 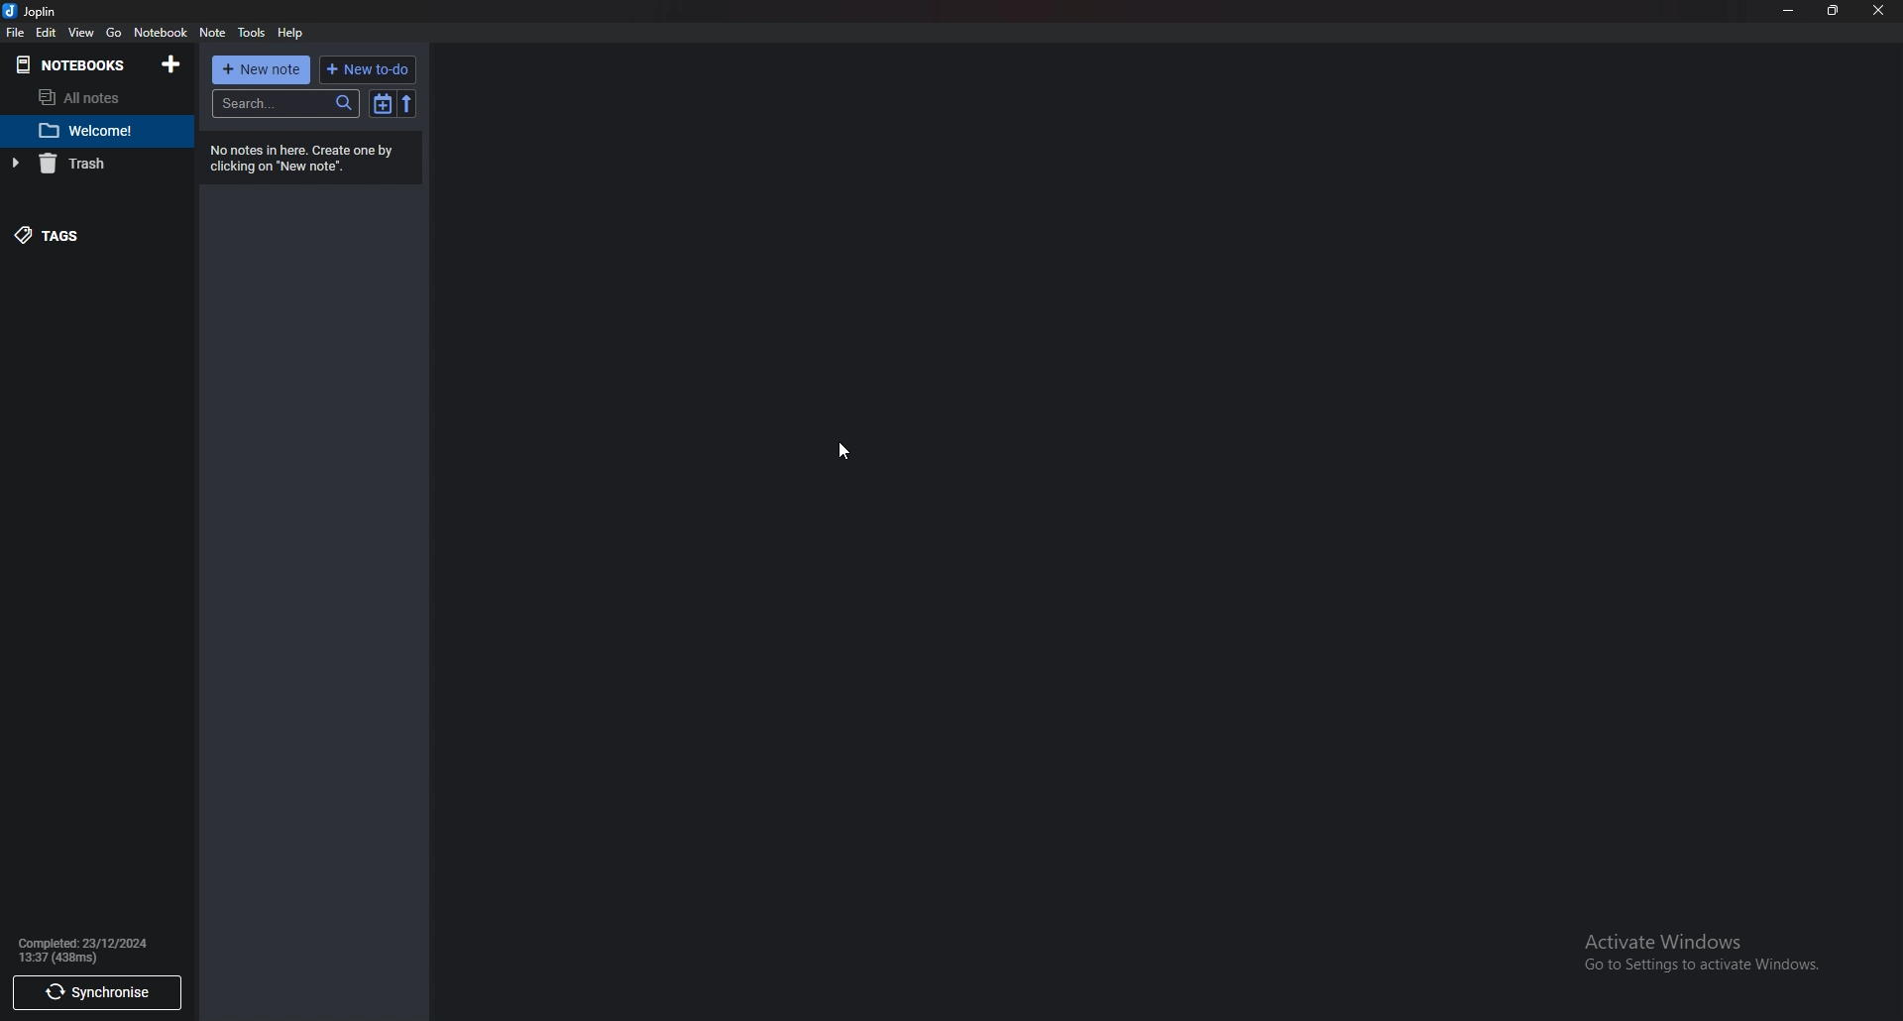 What do you see at coordinates (70, 65) in the screenshot?
I see `Notebook` at bounding box center [70, 65].